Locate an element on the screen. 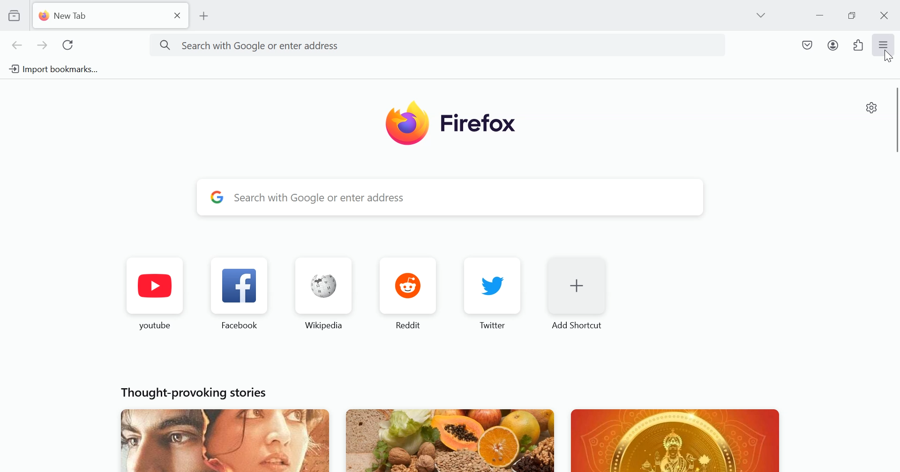  Search with Google or enter address is located at coordinates (460, 196).